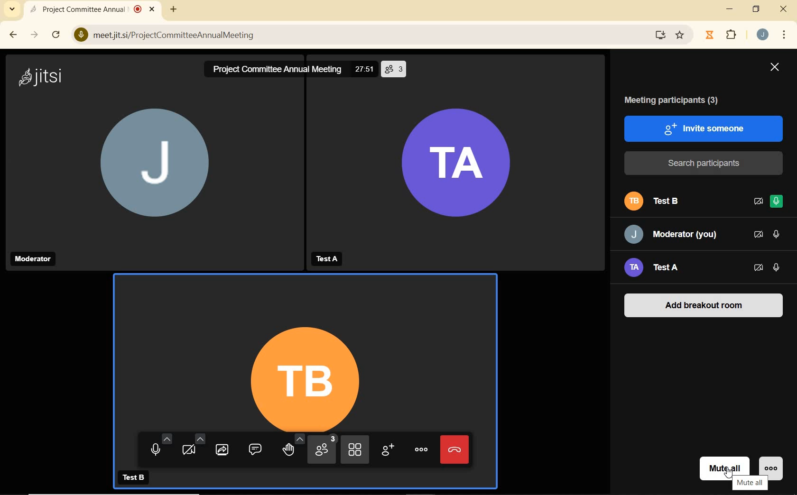  Describe the element at coordinates (704, 164) in the screenshot. I see `SEARCH PARTICIPANTS` at that location.